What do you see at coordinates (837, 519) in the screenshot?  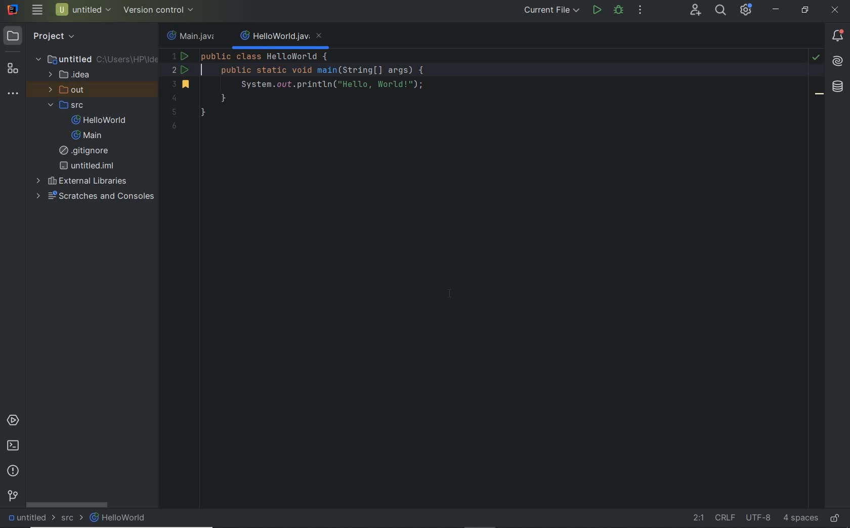 I see `make file ready only` at bounding box center [837, 519].